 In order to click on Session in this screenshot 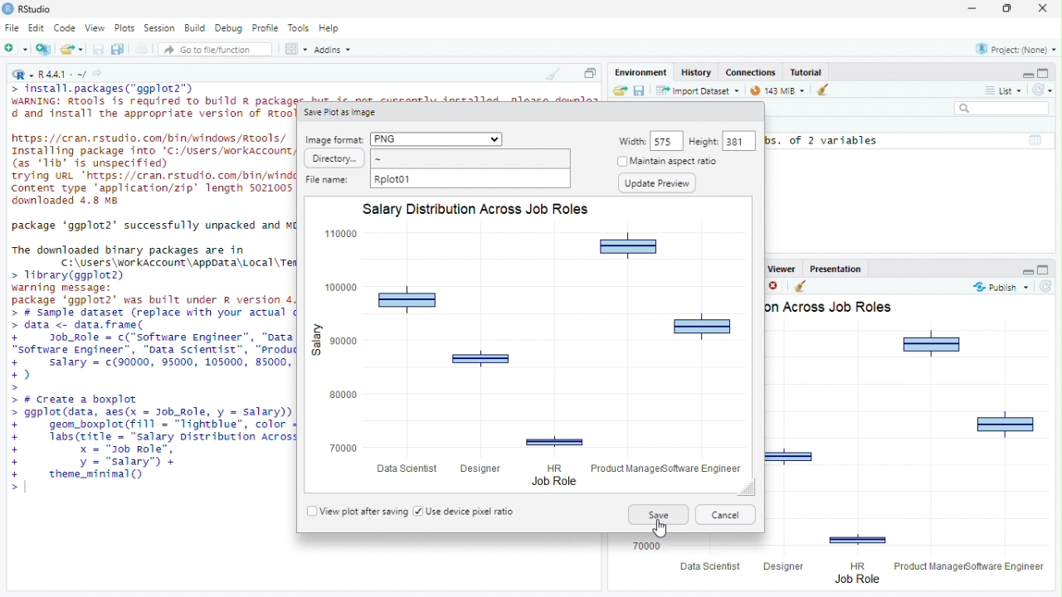, I will do `click(160, 29)`.